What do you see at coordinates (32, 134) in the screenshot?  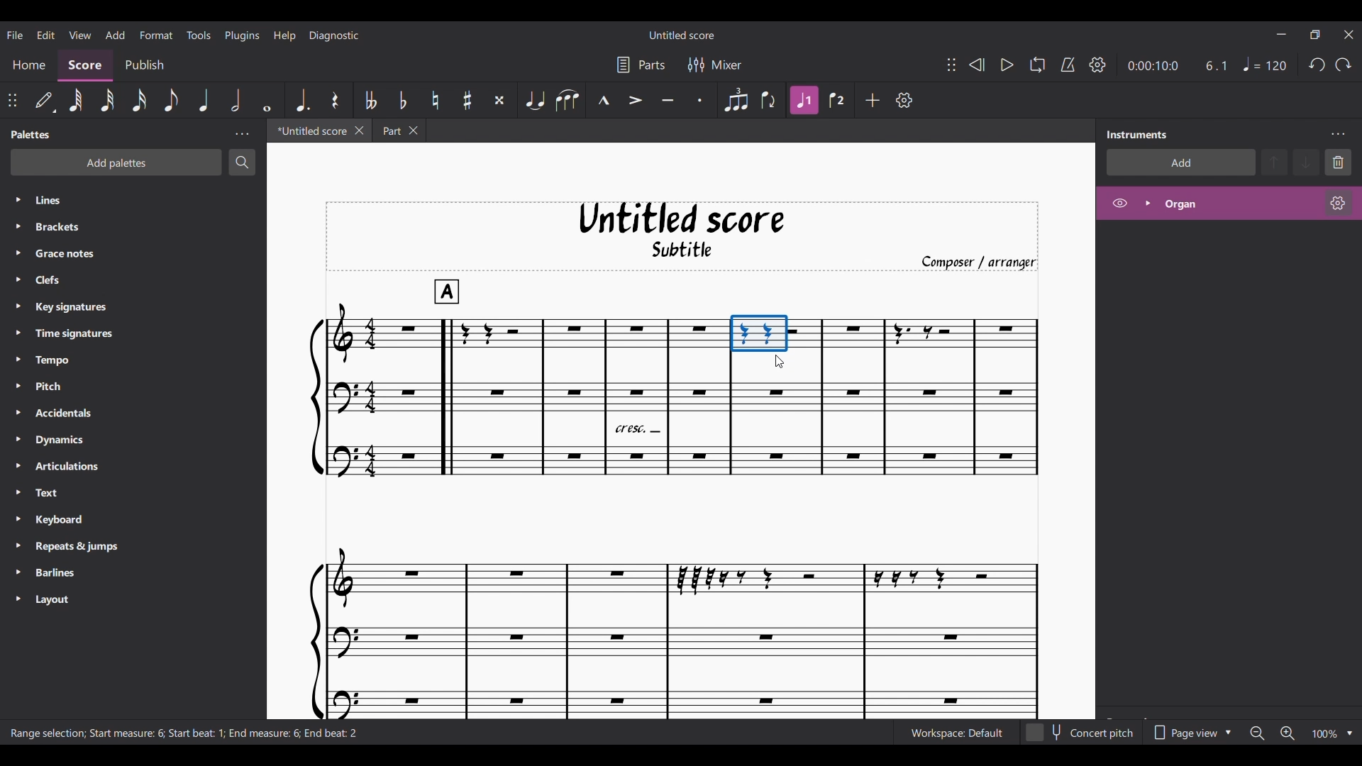 I see `Panel title` at bounding box center [32, 134].